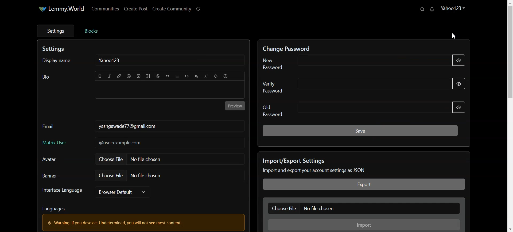 This screenshot has width=513, height=232. Describe the element at coordinates (216, 76) in the screenshot. I see `Spoiler` at that location.